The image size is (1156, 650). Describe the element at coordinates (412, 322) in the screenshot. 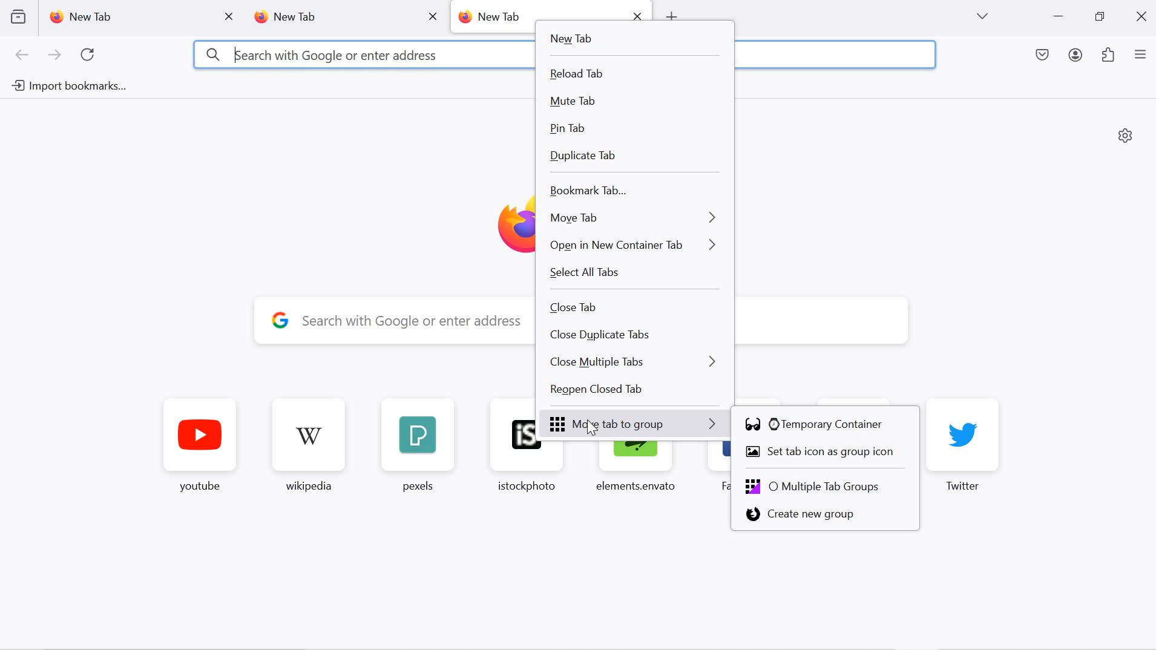

I see `y Search with Google or enter address` at that location.